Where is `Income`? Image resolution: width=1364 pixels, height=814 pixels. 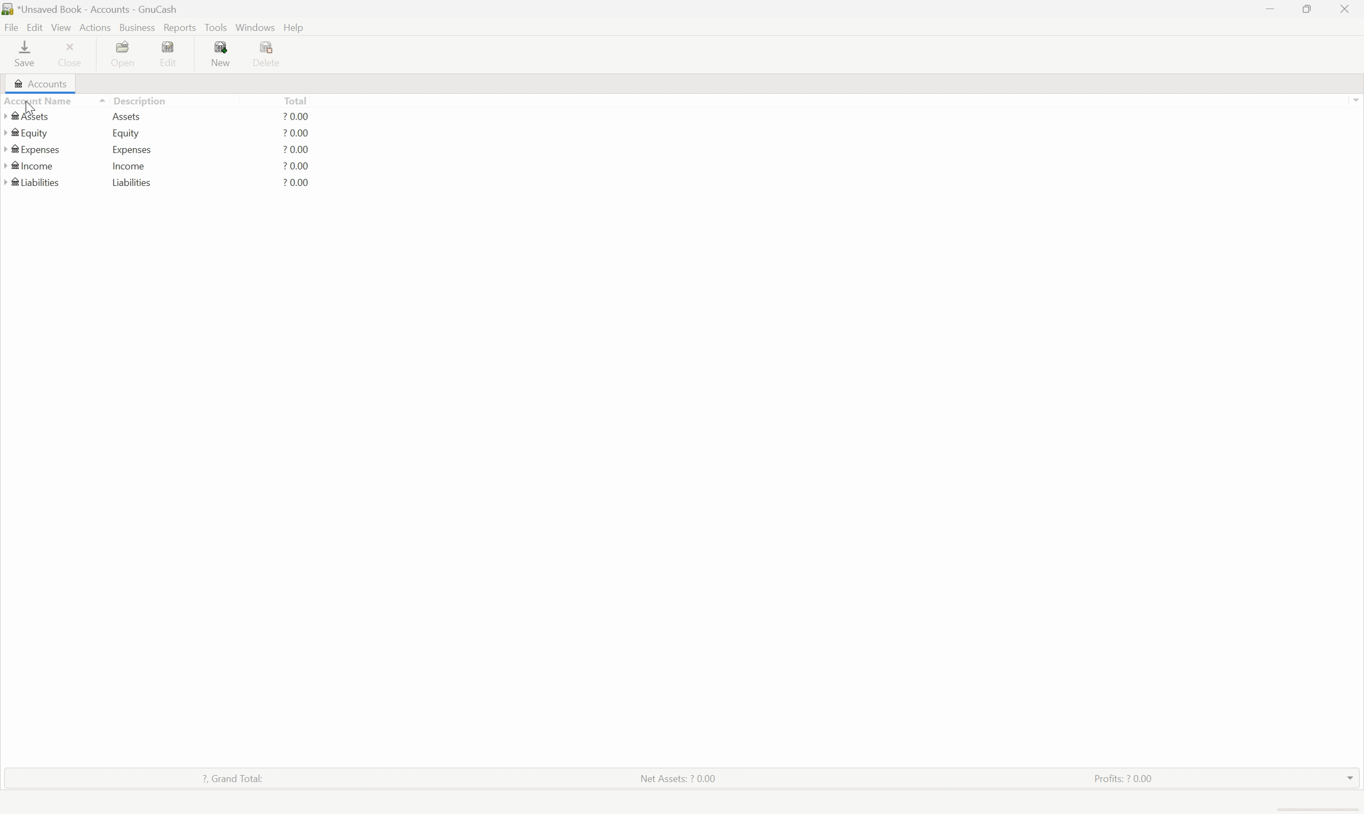
Income is located at coordinates (129, 165).